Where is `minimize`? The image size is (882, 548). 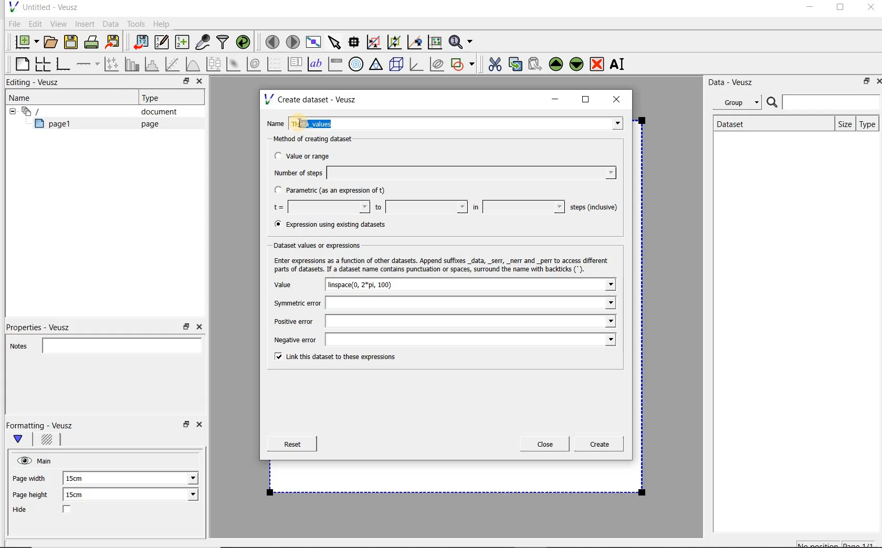
minimize is located at coordinates (809, 8).